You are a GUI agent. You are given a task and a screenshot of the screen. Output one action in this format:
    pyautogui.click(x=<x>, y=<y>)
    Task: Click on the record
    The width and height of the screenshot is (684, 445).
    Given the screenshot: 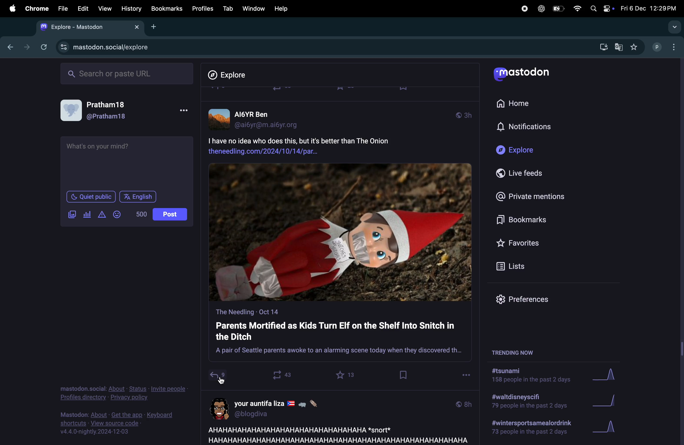 What is the action you would take?
    pyautogui.click(x=524, y=8)
    